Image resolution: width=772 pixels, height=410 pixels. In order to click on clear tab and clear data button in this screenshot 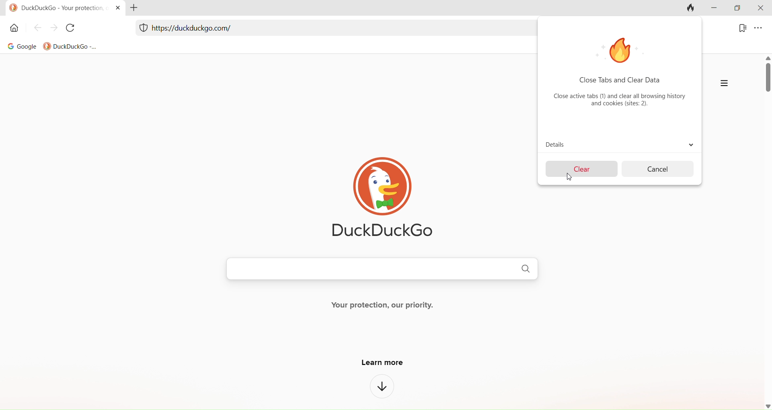, I will do `click(690, 8)`.